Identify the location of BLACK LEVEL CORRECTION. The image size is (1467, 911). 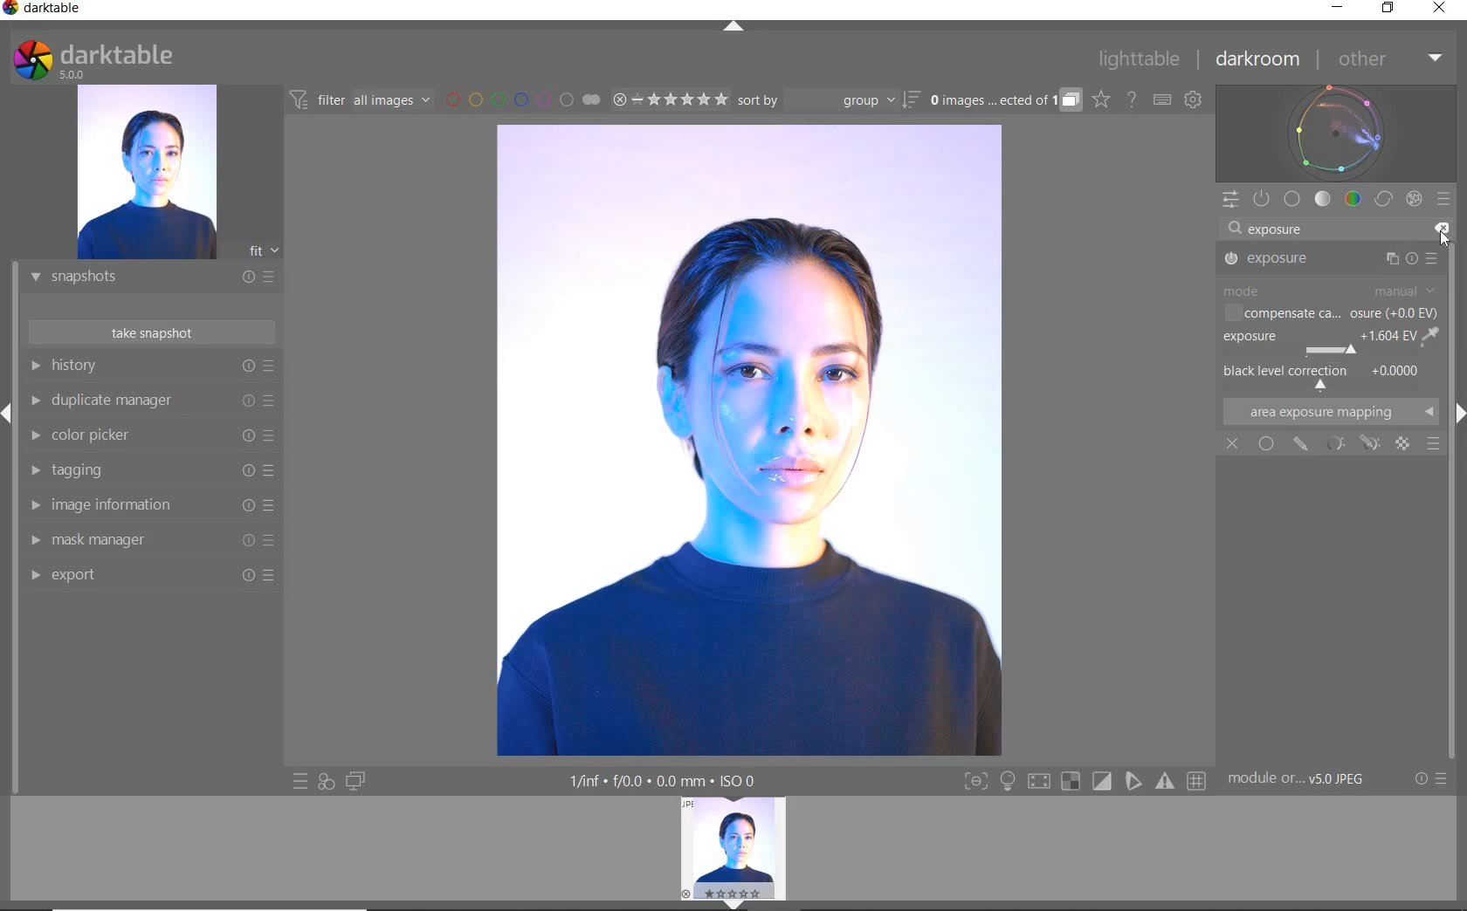
(1327, 376).